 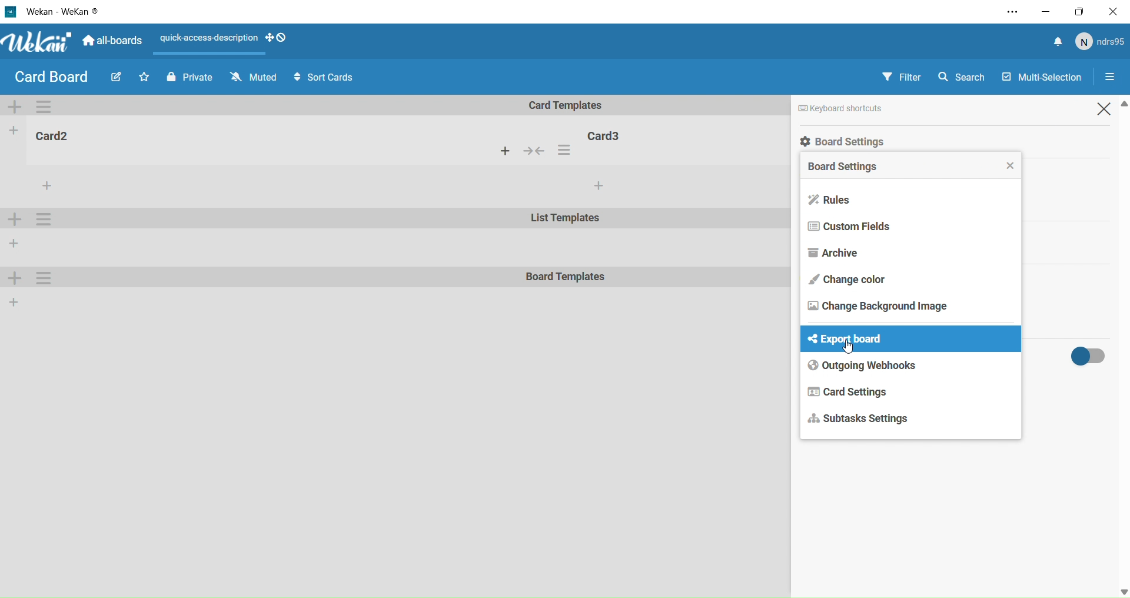 What do you see at coordinates (16, 280) in the screenshot?
I see `Add` at bounding box center [16, 280].